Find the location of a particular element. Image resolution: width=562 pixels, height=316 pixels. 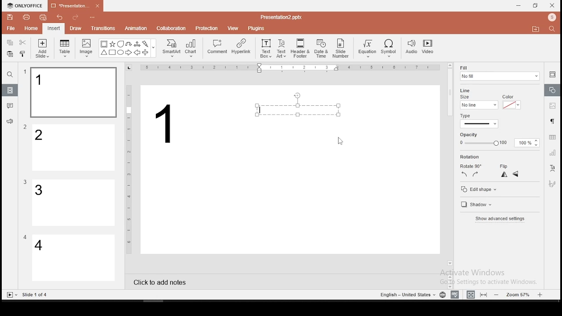

symbol is located at coordinates (389, 49).